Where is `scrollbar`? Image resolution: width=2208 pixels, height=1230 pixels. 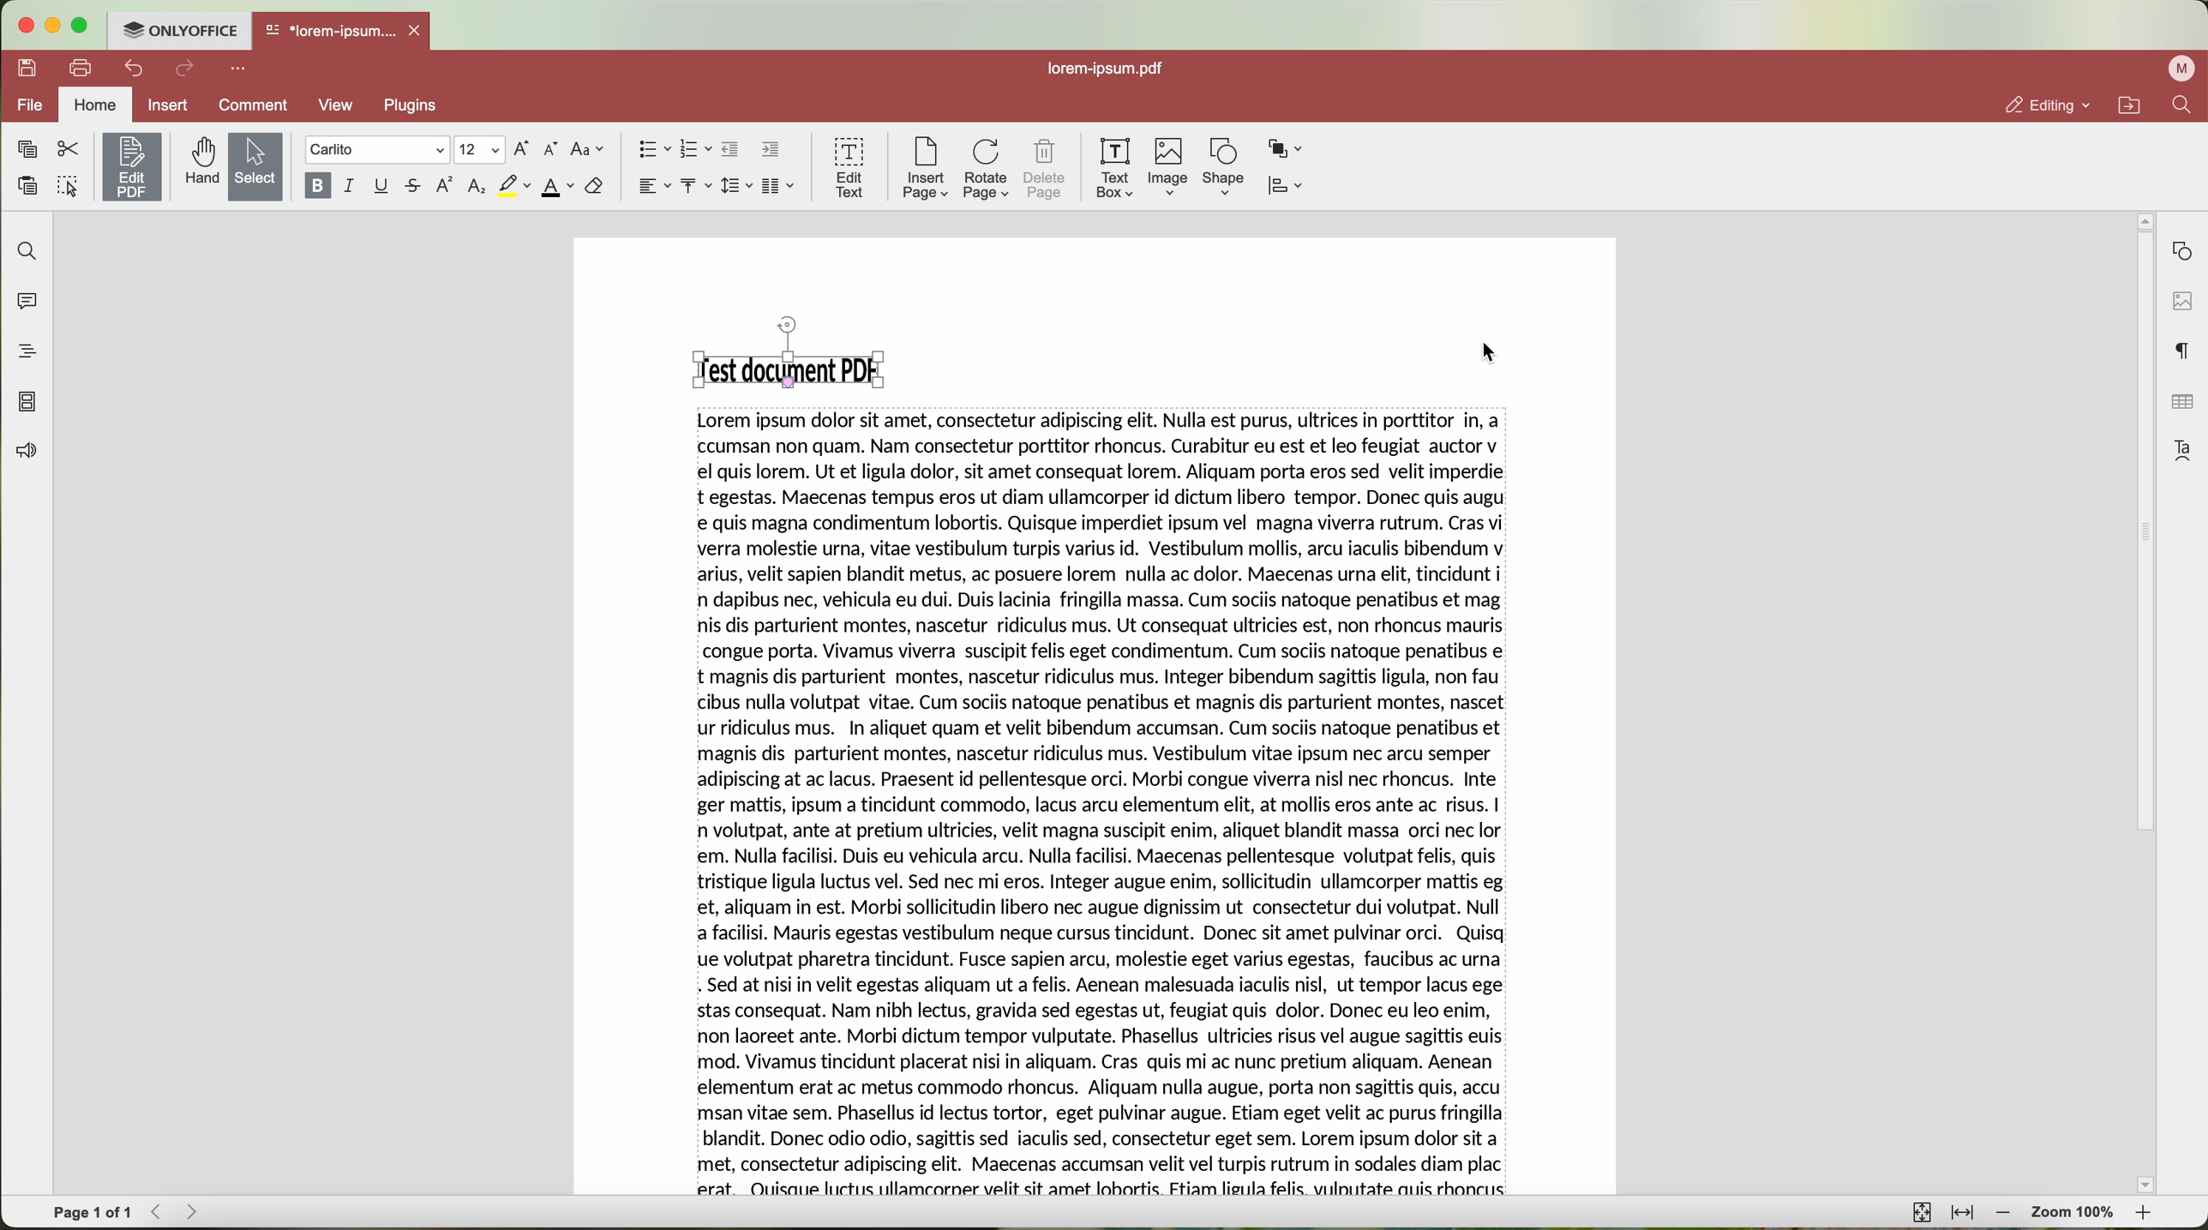
scrollbar is located at coordinates (2143, 697).